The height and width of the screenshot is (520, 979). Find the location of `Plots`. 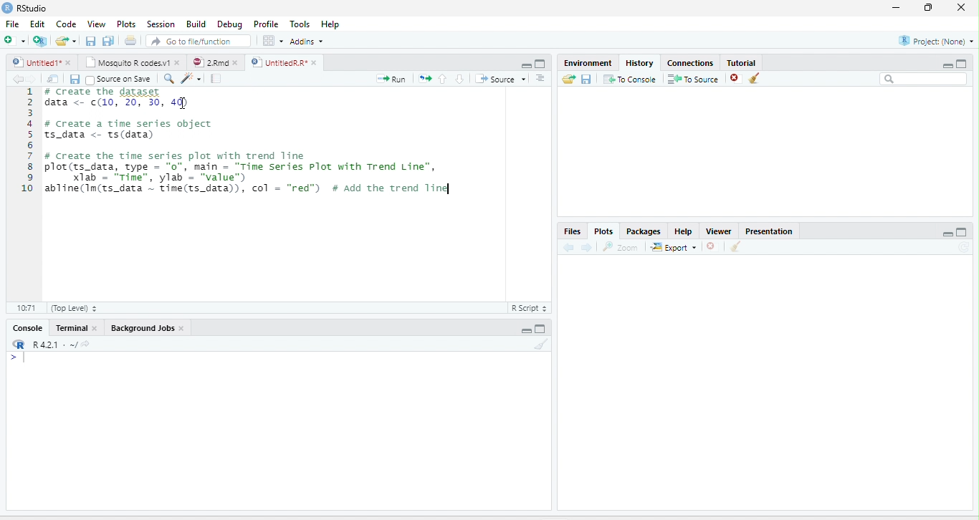

Plots is located at coordinates (603, 231).